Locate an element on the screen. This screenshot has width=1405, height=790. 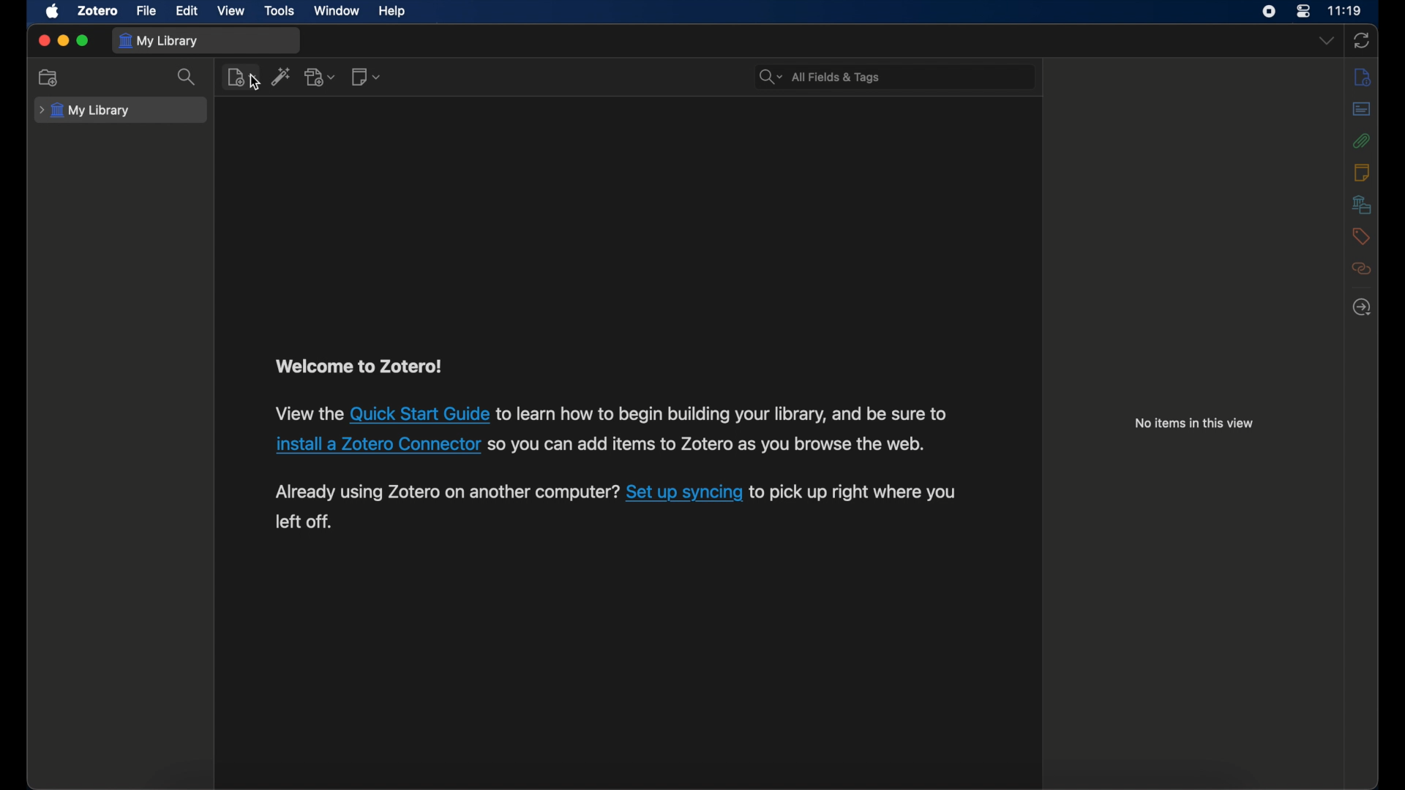
zotero is located at coordinates (96, 11).